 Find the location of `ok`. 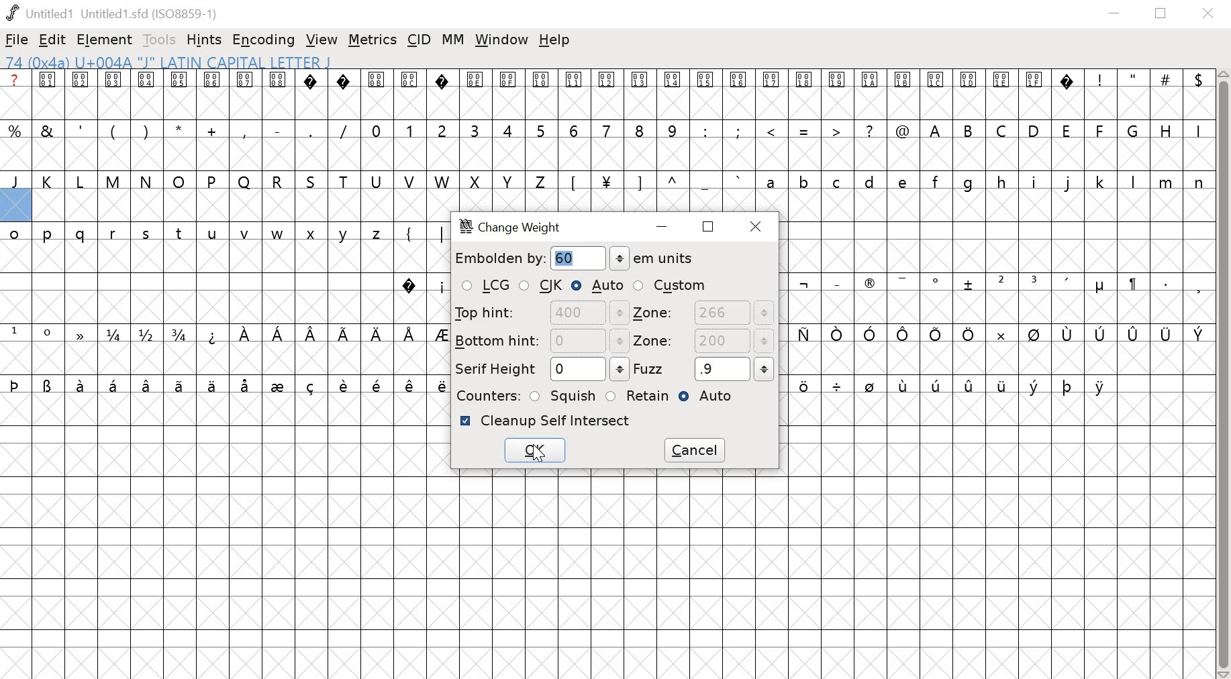

ok is located at coordinates (536, 451).